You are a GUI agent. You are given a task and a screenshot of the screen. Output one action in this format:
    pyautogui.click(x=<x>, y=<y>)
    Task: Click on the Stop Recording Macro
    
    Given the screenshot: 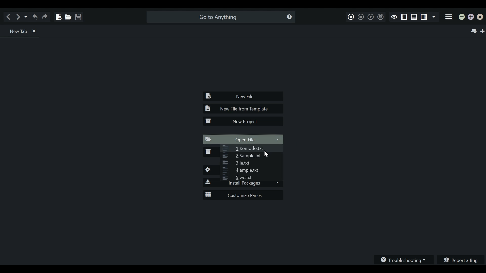 What is the action you would take?
    pyautogui.click(x=361, y=16)
    